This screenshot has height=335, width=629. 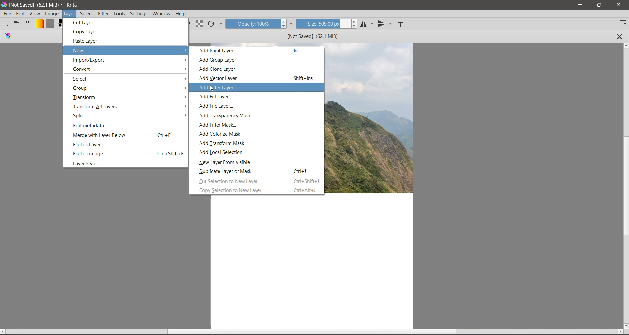 What do you see at coordinates (312, 332) in the screenshot?
I see `Horizontal Scroll Bar` at bounding box center [312, 332].